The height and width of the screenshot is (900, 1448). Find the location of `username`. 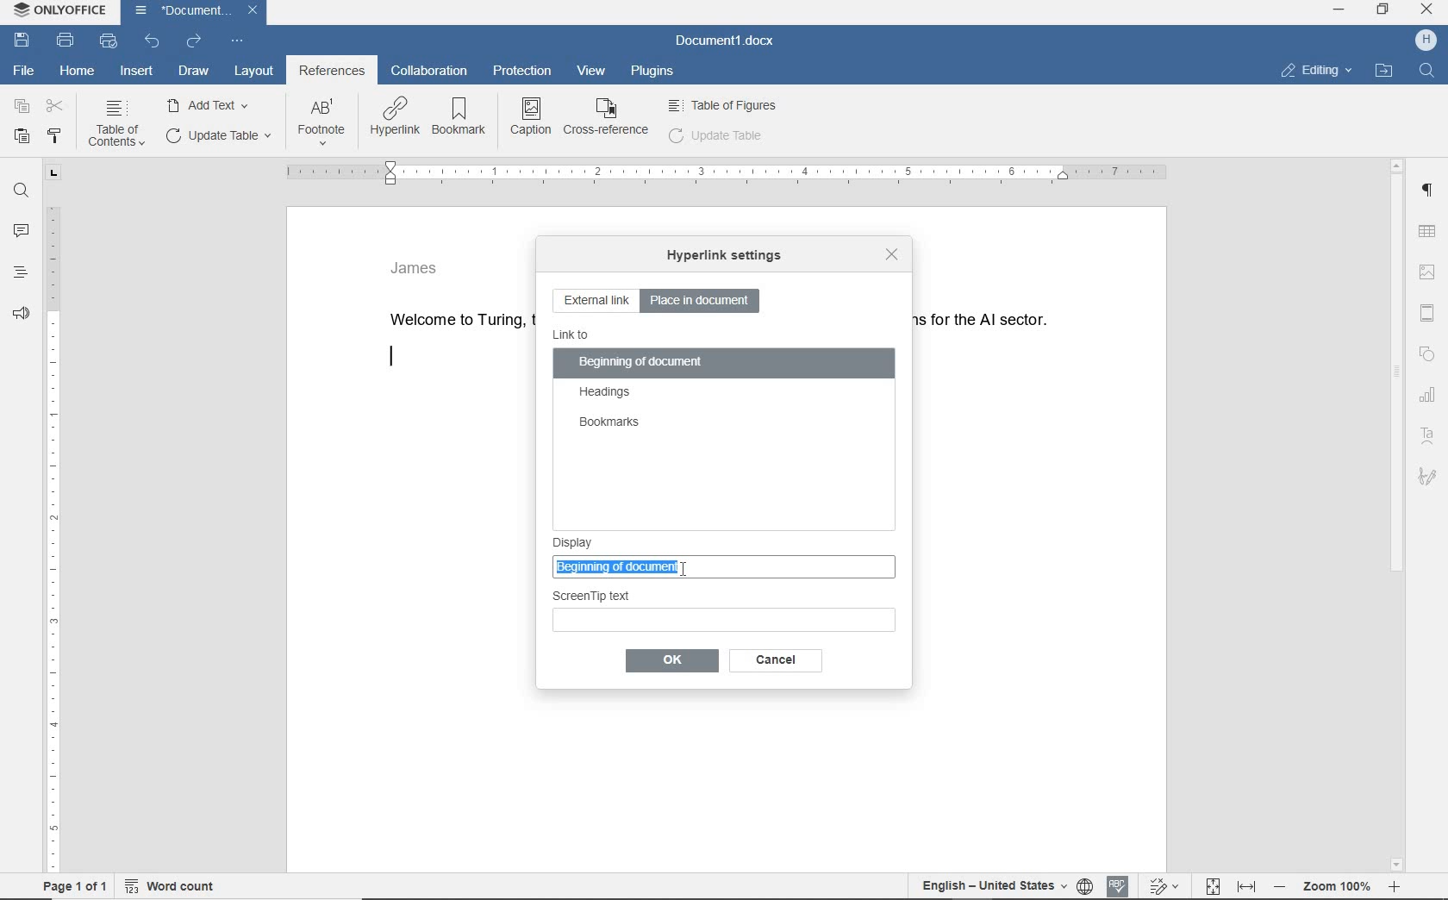

username is located at coordinates (1426, 41).